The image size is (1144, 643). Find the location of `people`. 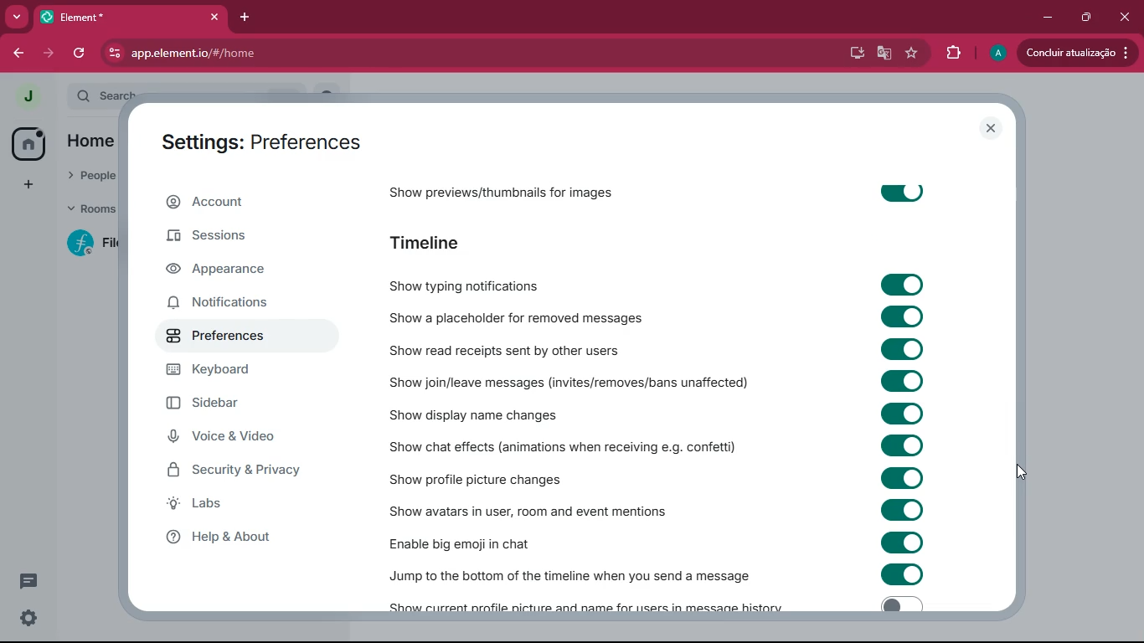

people is located at coordinates (90, 172).